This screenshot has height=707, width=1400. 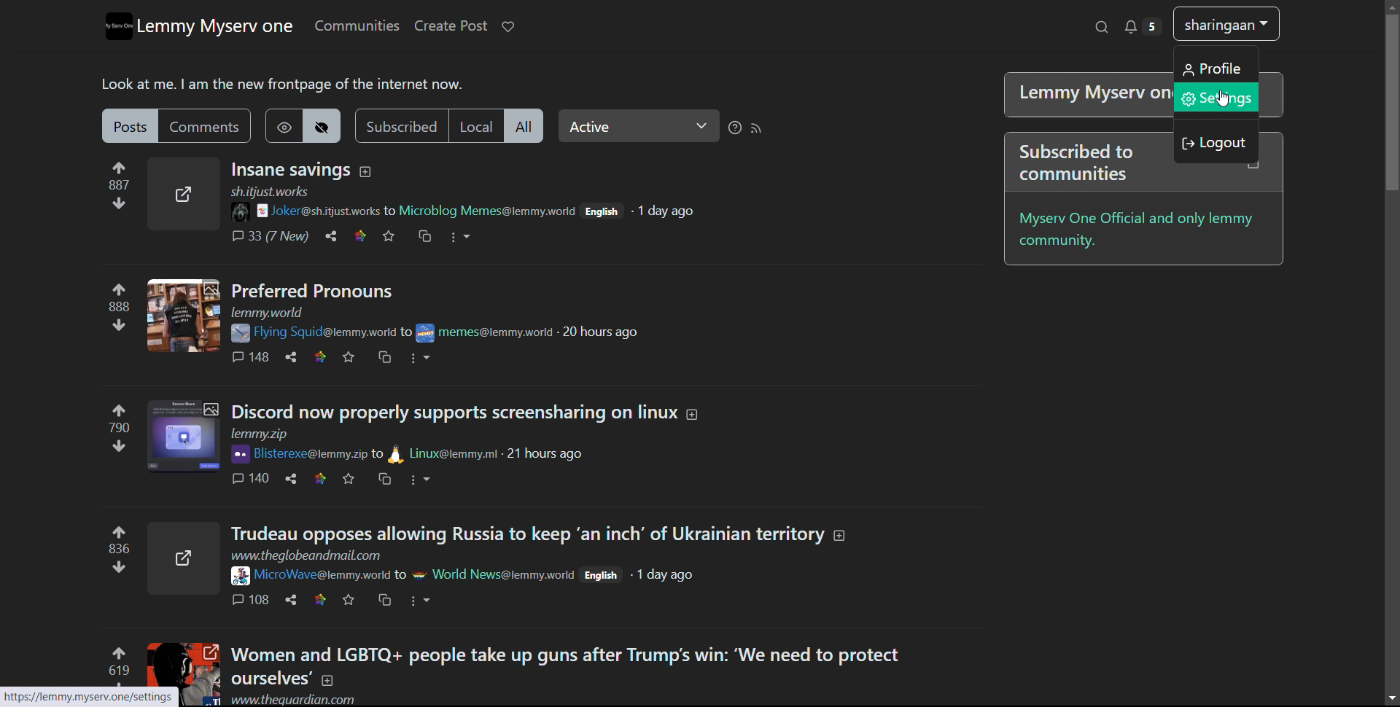 What do you see at coordinates (524, 126) in the screenshot?
I see `all` at bounding box center [524, 126].